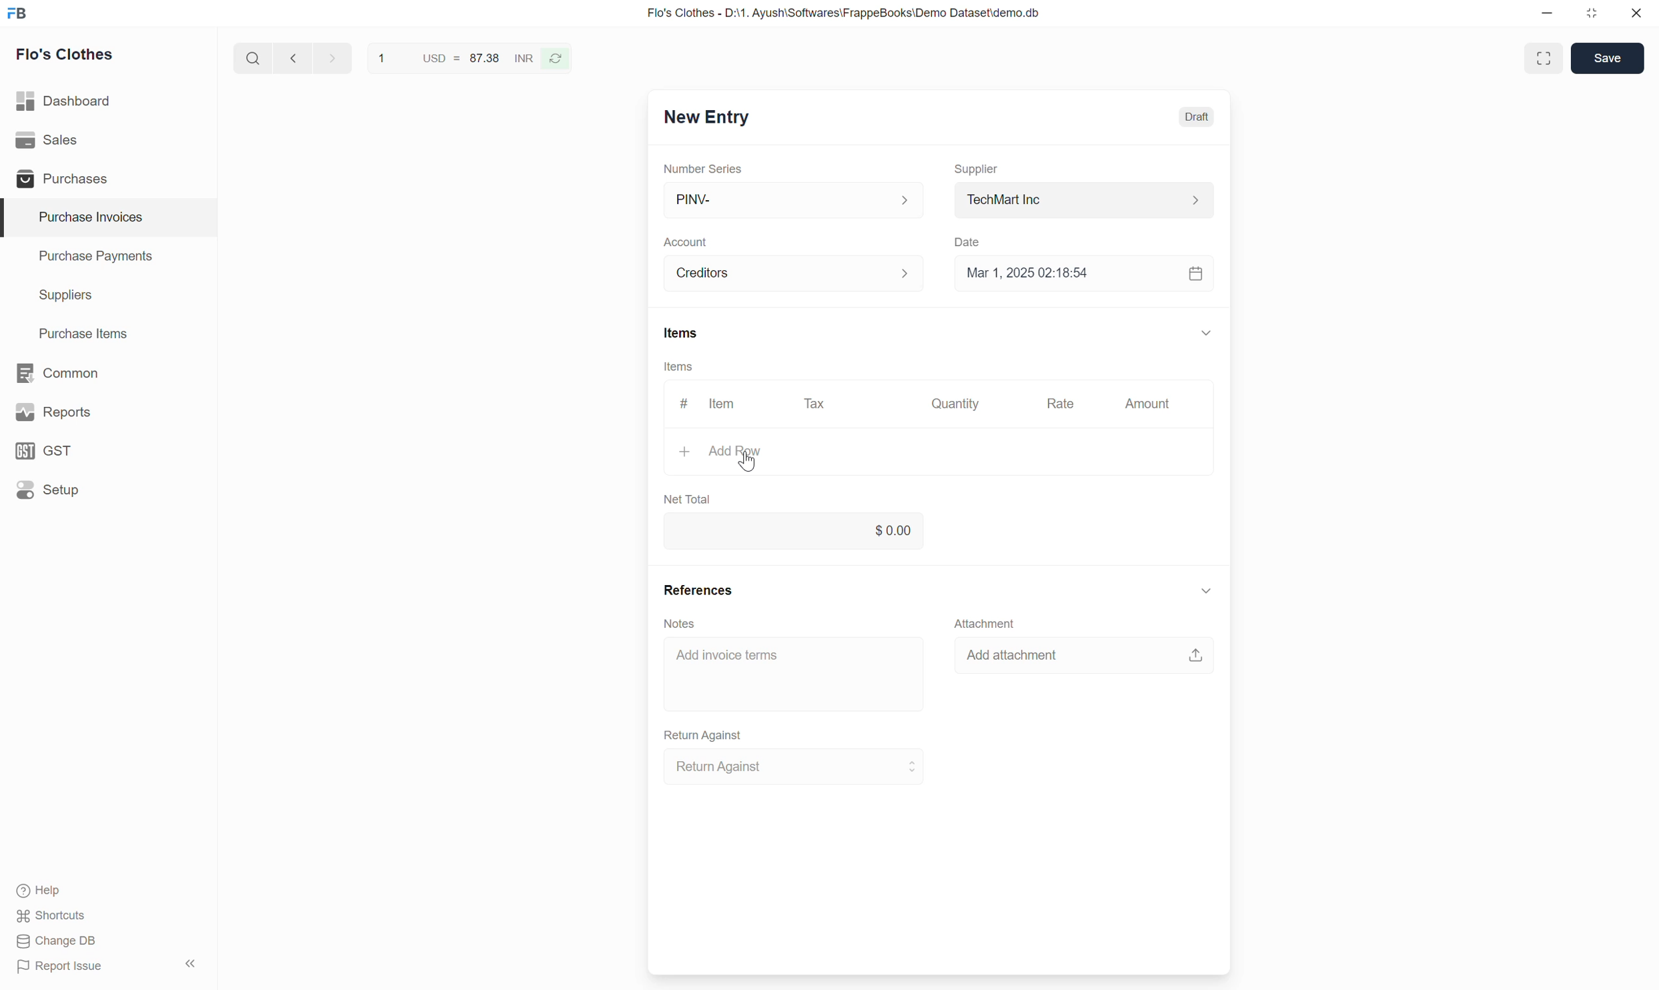 This screenshot has height=990, width=1659. Describe the element at coordinates (190, 963) in the screenshot. I see `Collapse` at that location.